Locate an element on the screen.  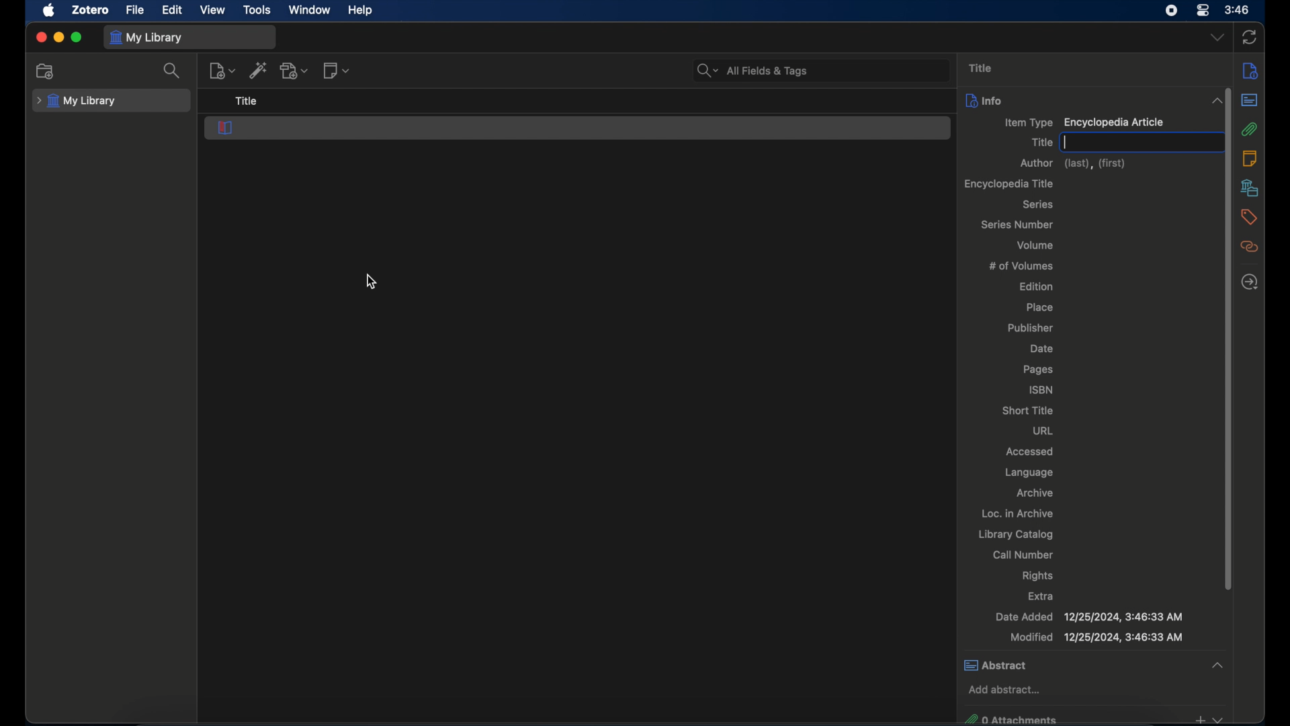
title is located at coordinates (1041, 142).